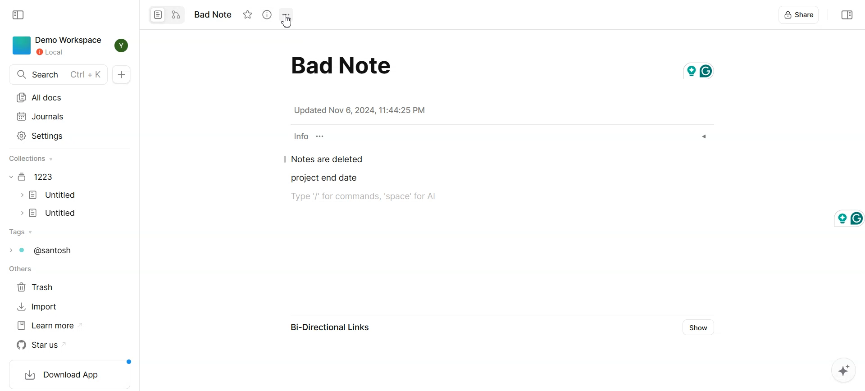 Image resolution: width=865 pixels, height=391 pixels. What do you see at coordinates (369, 197) in the screenshot?
I see `text` at bounding box center [369, 197].